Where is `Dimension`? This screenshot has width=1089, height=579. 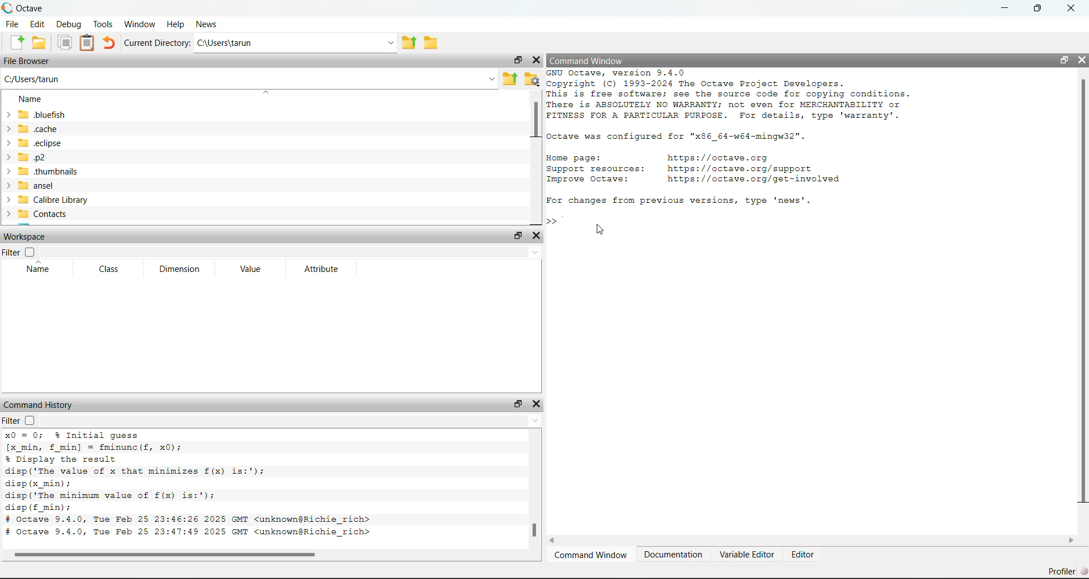
Dimension is located at coordinates (184, 271).